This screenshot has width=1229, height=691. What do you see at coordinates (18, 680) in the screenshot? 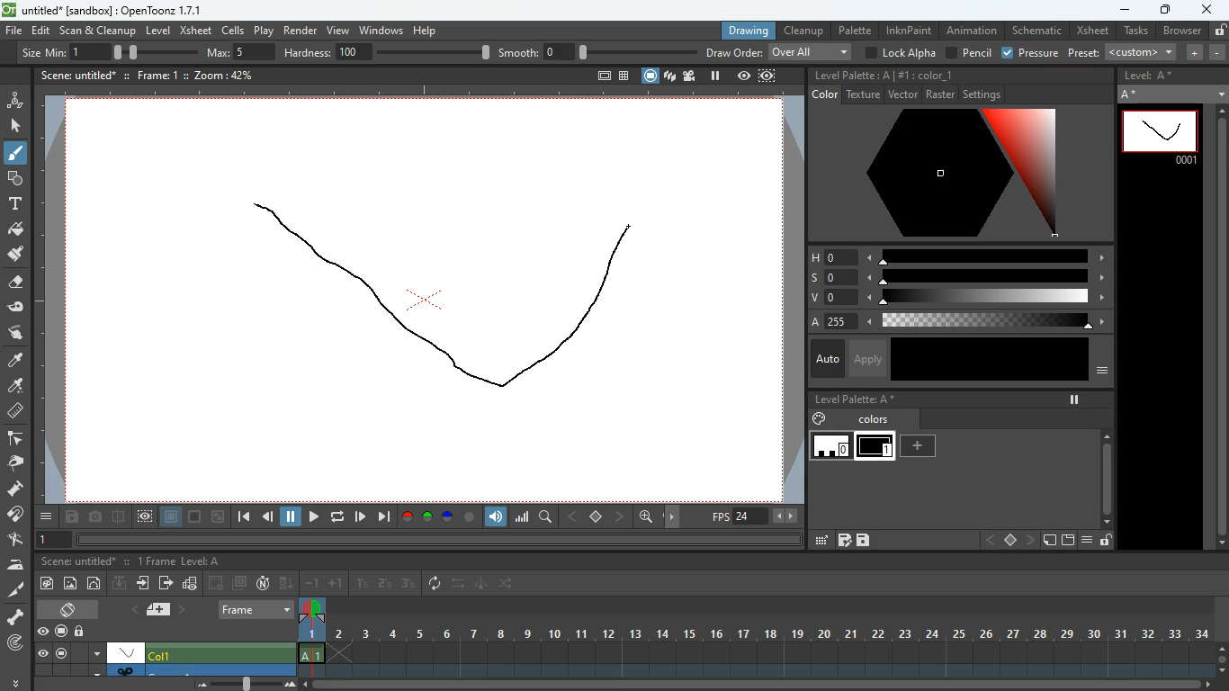
I see `more` at bounding box center [18, 680].